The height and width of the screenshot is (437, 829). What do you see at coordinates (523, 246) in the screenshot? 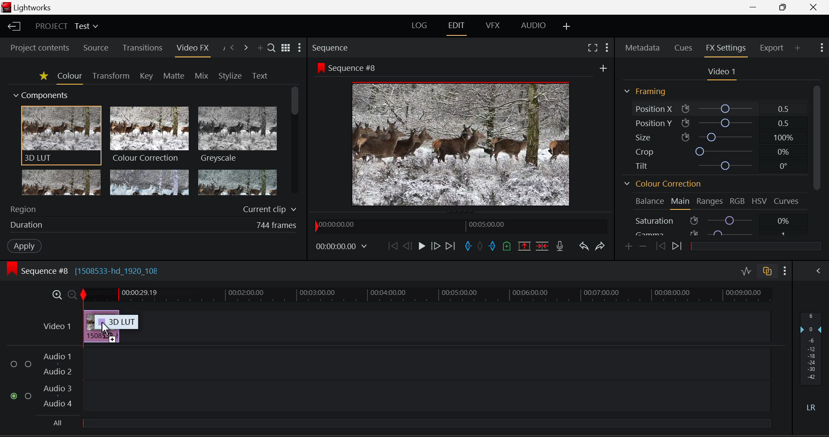
I see `Remove Marked Section` at bounding box center [523, 246].